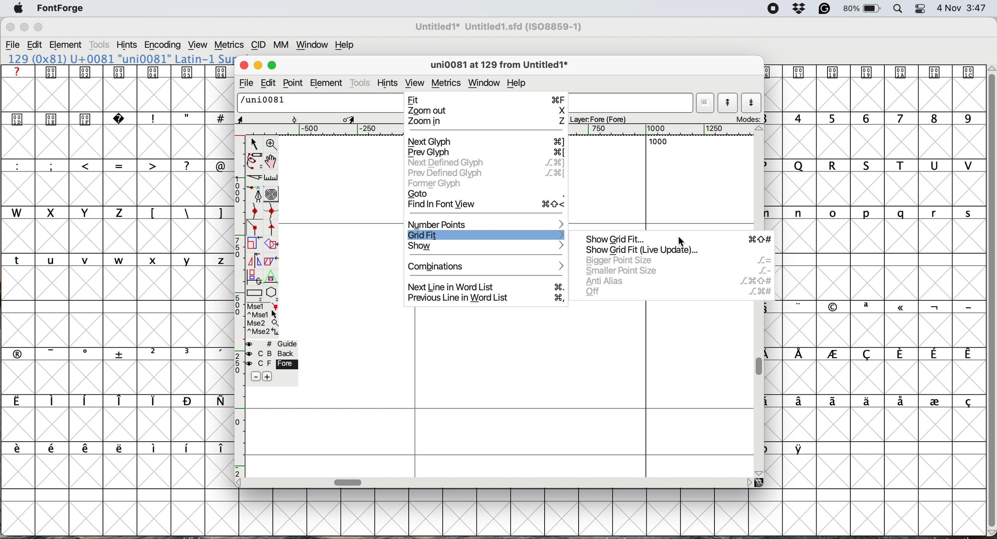  Describe the element at coordinates (517, 83) in the screenshot. I see `help` at that location.